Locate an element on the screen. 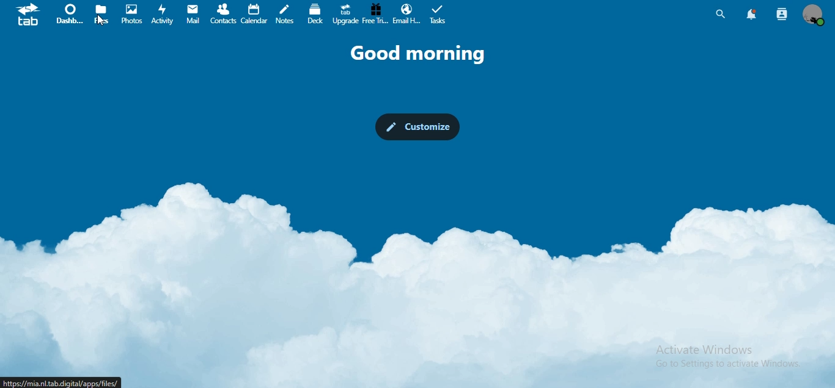  photos is located at coordinates (134, 14).